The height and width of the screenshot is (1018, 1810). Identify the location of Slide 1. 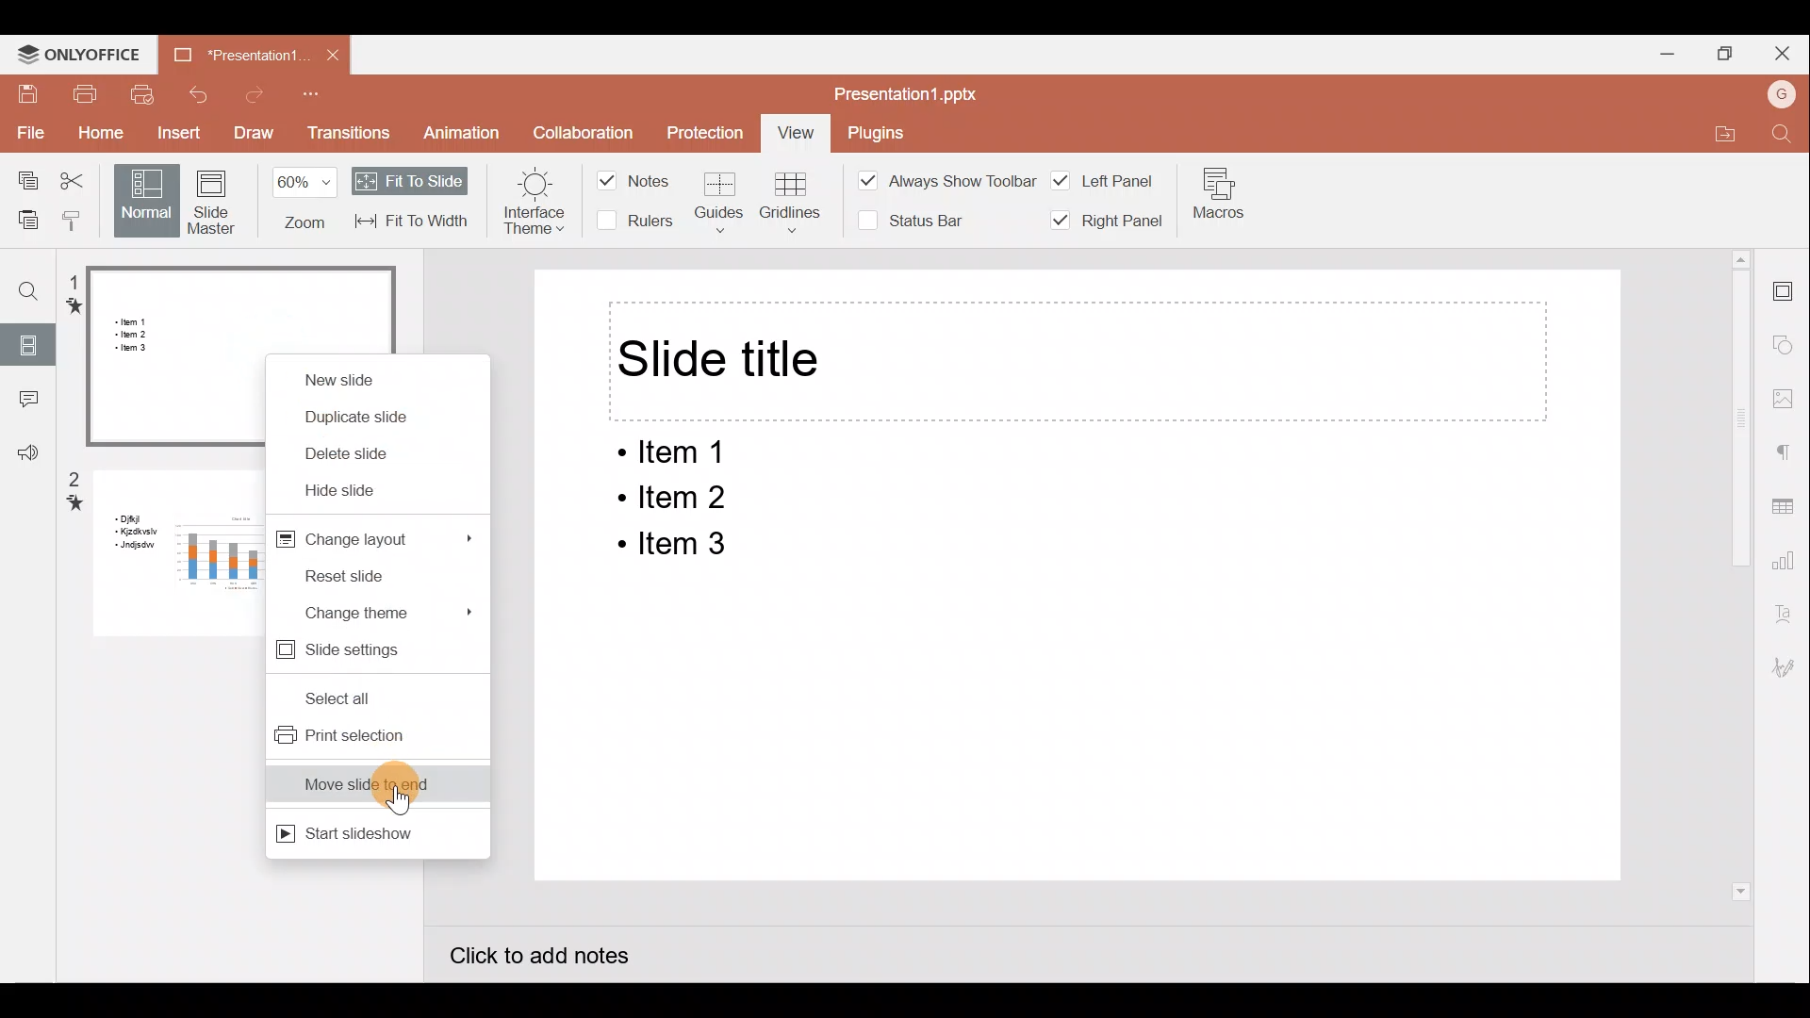
(160, 357).